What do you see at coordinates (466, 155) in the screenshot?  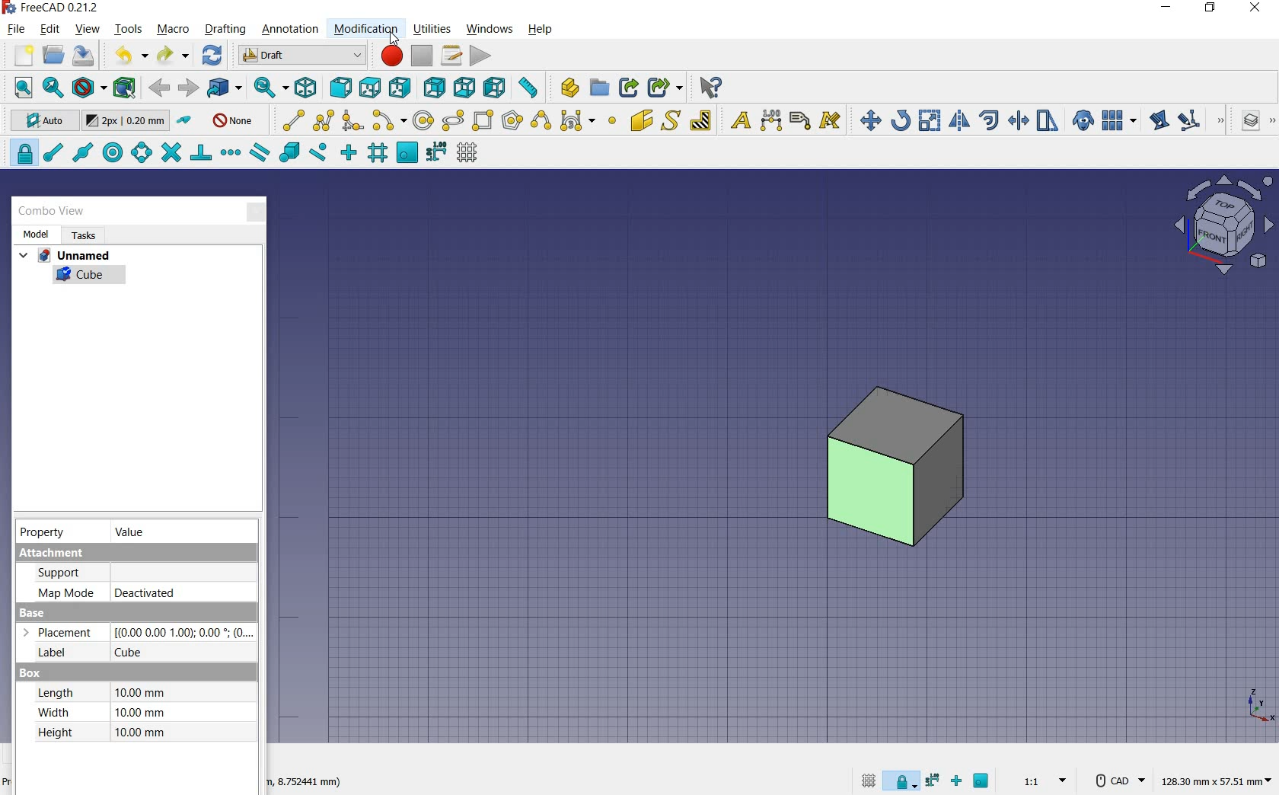 I see `toggle grid` at bounding box center [466, 155].